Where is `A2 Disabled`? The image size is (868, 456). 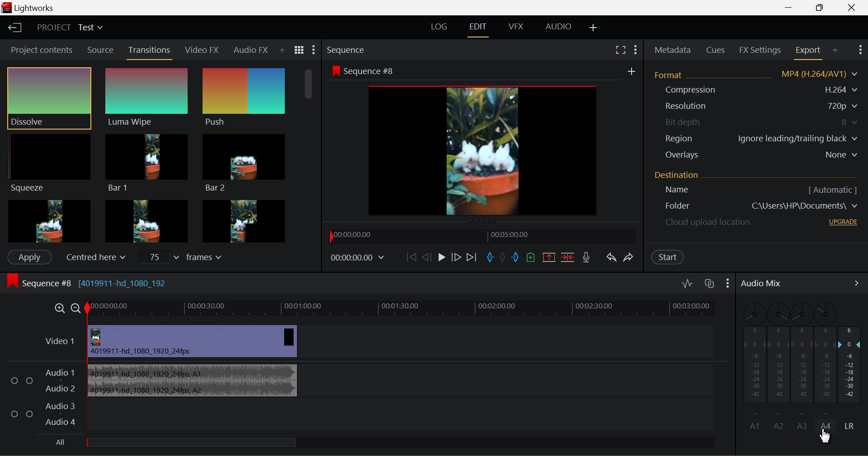 A2 Disabled is located at coordinates (778, 365).